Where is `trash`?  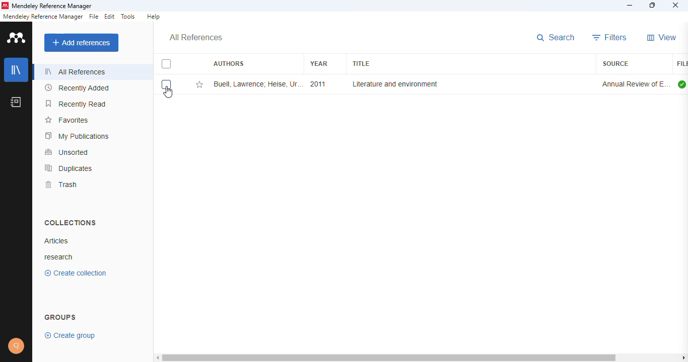 trash is located at coordinates (61, 185).